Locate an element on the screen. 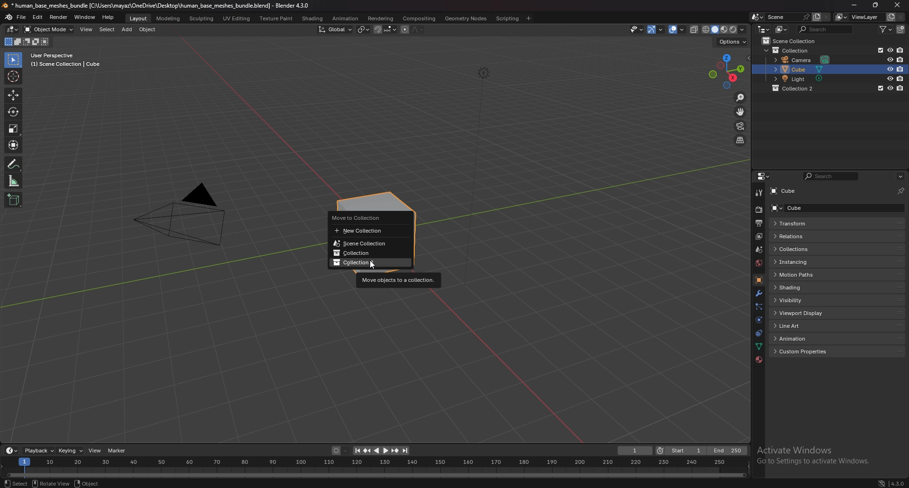 This screenshot has height=488, width=909. uv editing is located at coordinates (236, 18).